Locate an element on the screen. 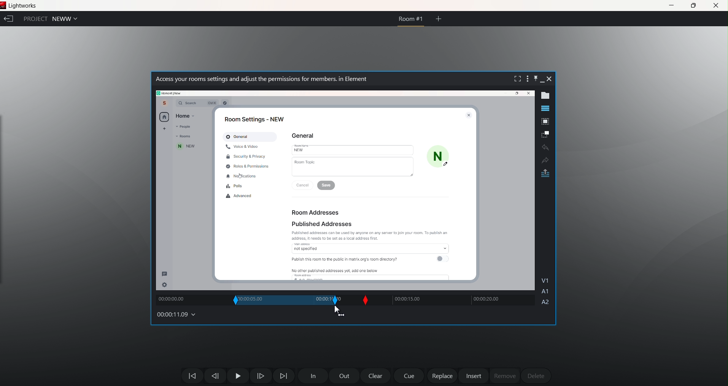 This screenshot has height=386, width=728. out slip position changed is located at coordinates (336, 300).